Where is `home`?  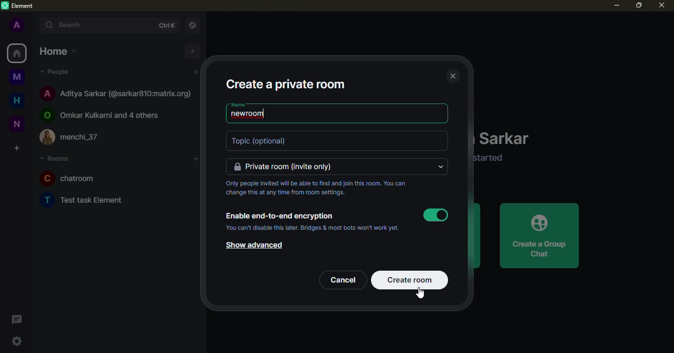 home is located at coordinates (17, 101).